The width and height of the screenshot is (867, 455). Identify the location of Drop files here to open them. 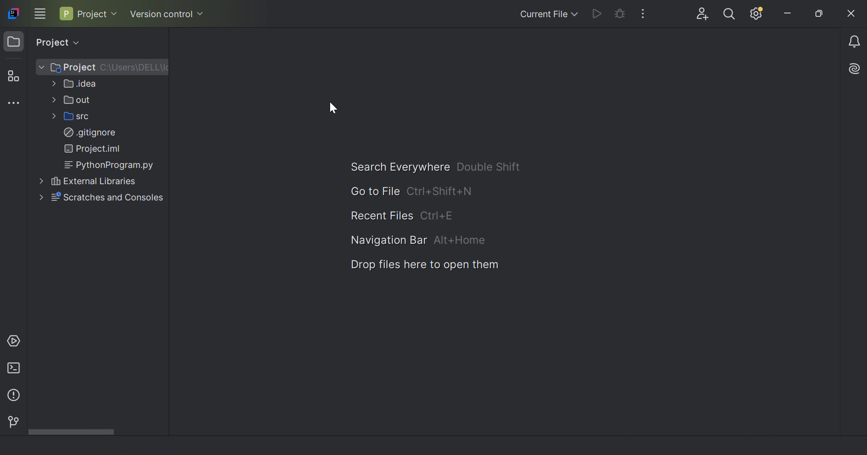
(426, 265).